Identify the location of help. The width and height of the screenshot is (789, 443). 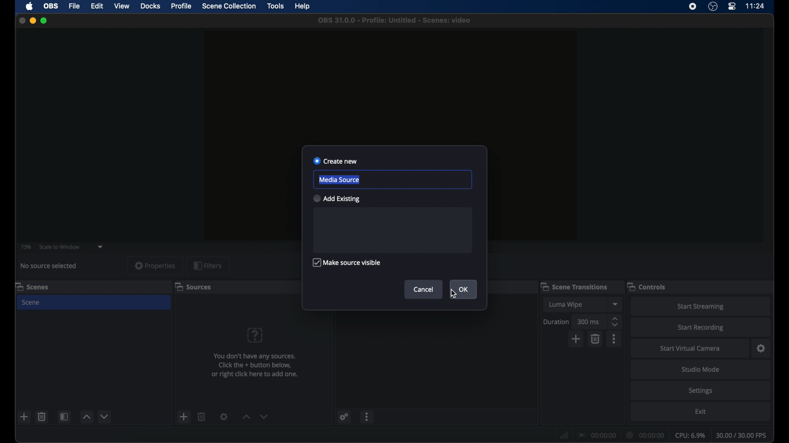
(303, 6).